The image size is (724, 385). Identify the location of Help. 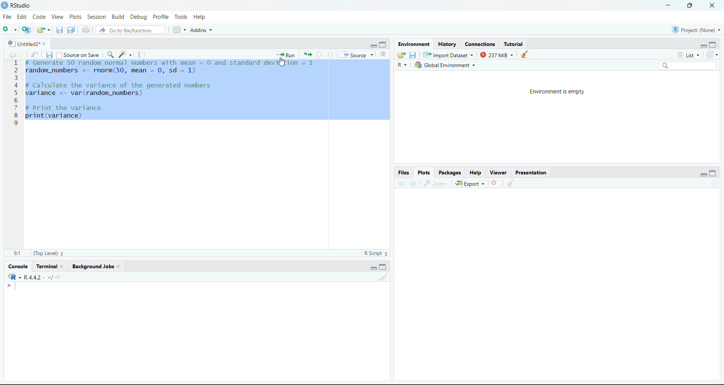
(200, 17).